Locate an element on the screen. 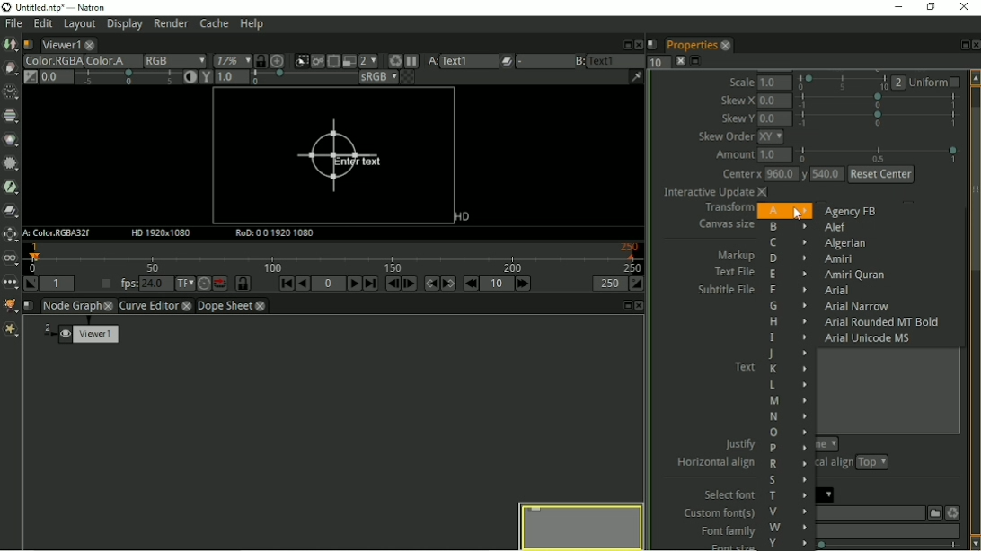 This screenshot has height=551, width=981. P is located at coordinates (789, 449).